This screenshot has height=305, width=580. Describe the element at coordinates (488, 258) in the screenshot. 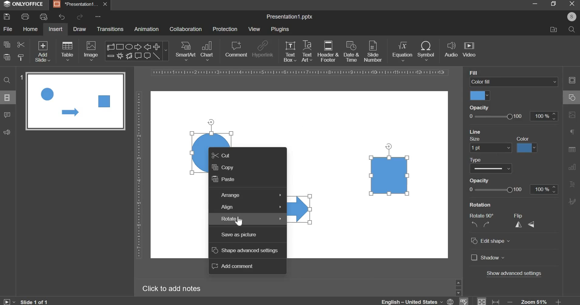

I see `shadow` at that location.